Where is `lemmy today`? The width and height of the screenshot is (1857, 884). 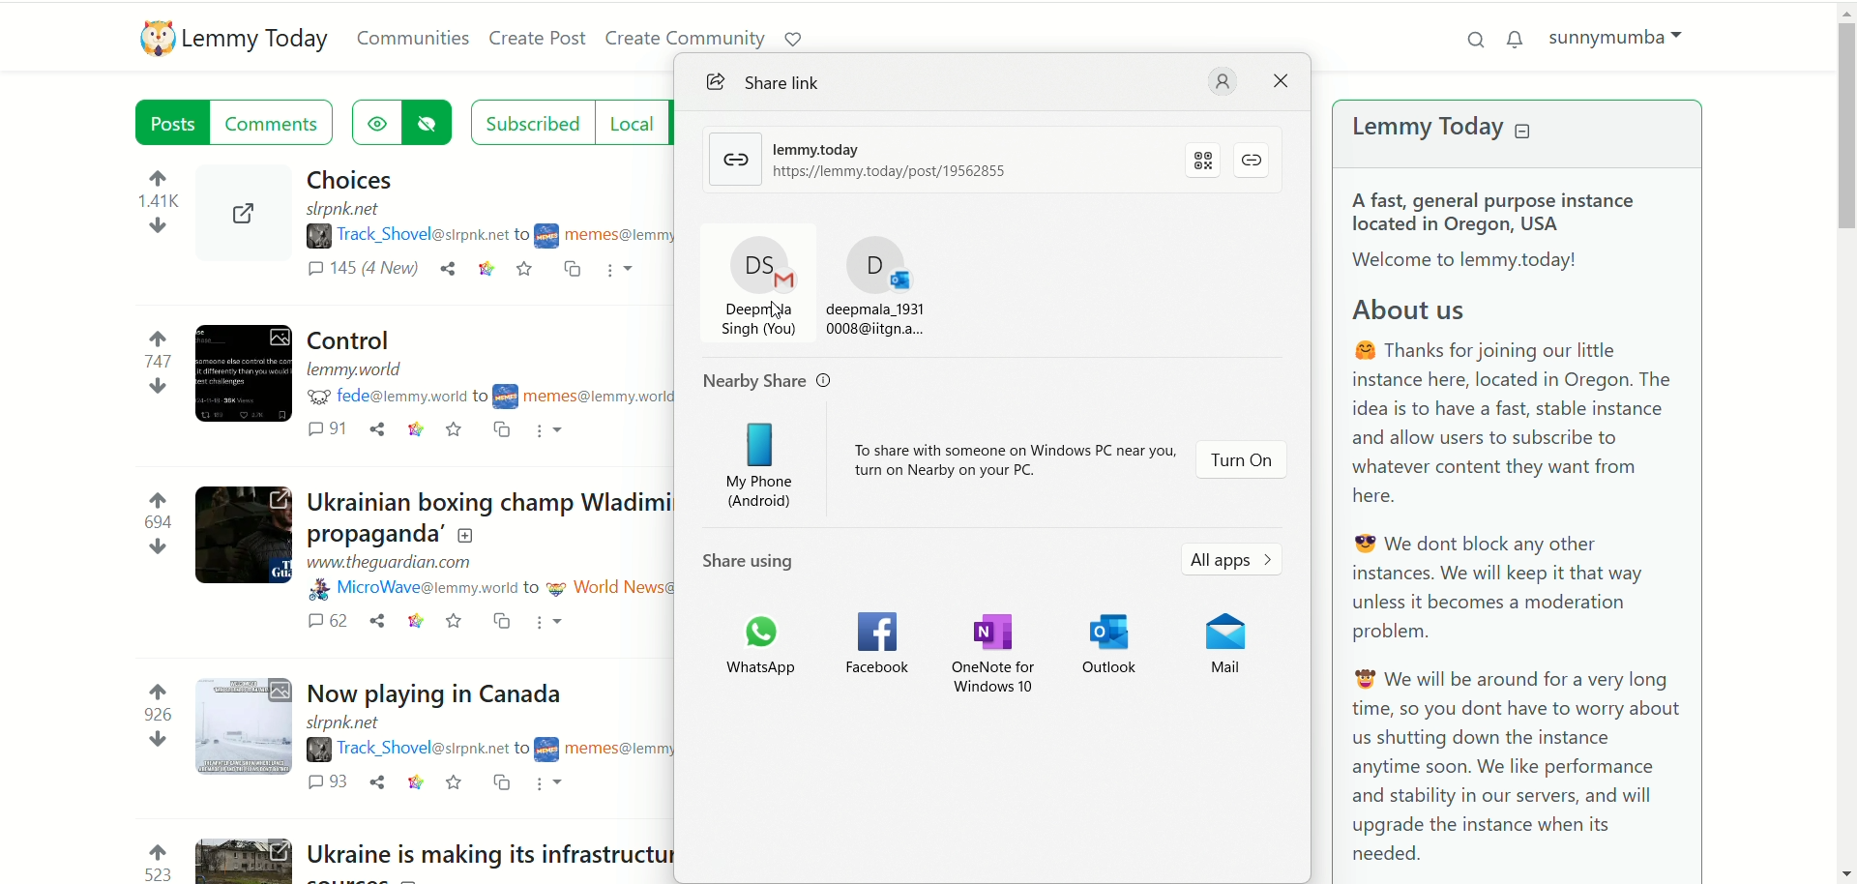
lemmy today is located at coordinates (1472, 129).